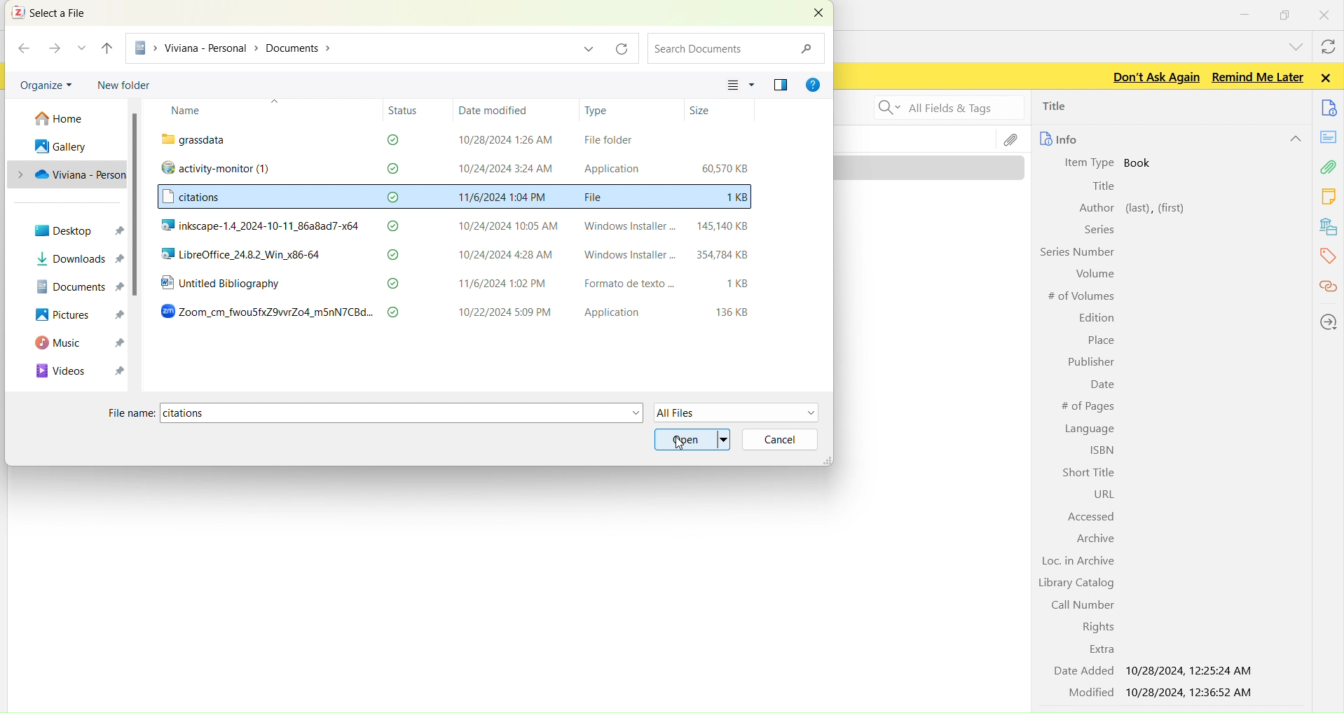  Describe the element at coordinates (722, 226) in the screenshot. I see `145,140 KB` at that location.